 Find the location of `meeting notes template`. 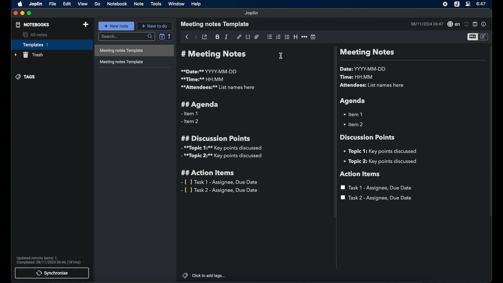

meeting notes template is located at coordinates (134, 62).